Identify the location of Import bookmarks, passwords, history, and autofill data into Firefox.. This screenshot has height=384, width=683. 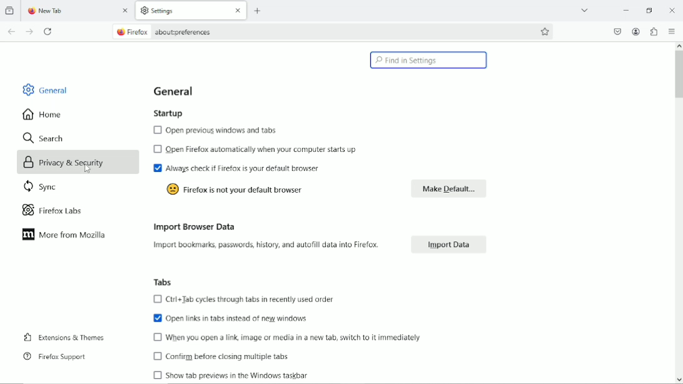
(275, 245).